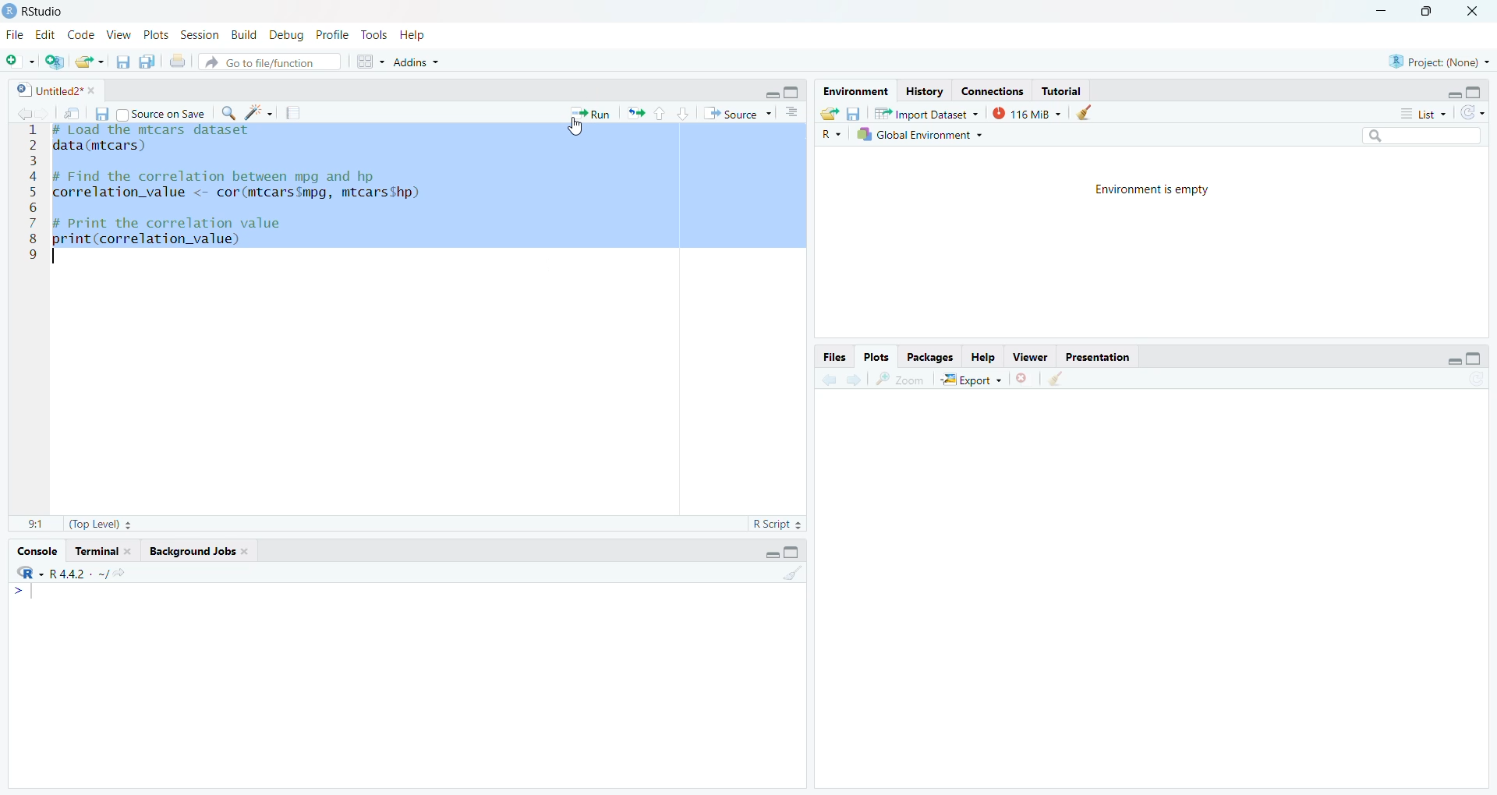  Describe the element at coordinates (42, 37) in the screenshot. I see `Edit` at that location.